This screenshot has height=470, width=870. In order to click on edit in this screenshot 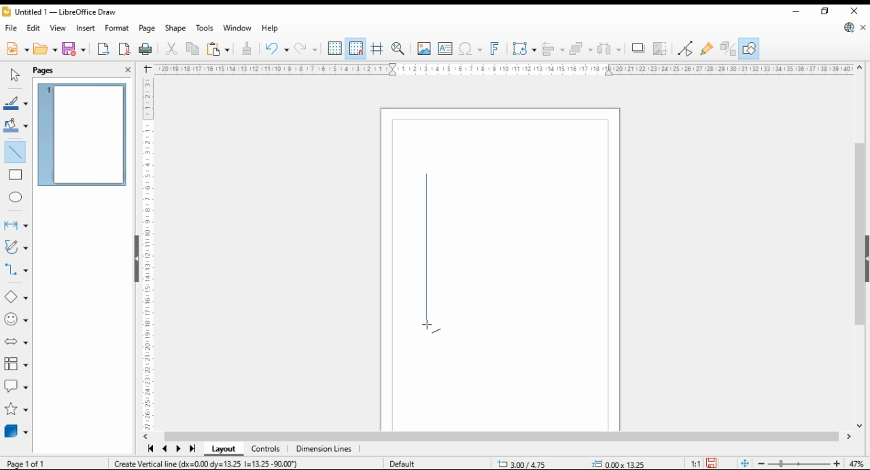, I will do `click(34, 27)`.